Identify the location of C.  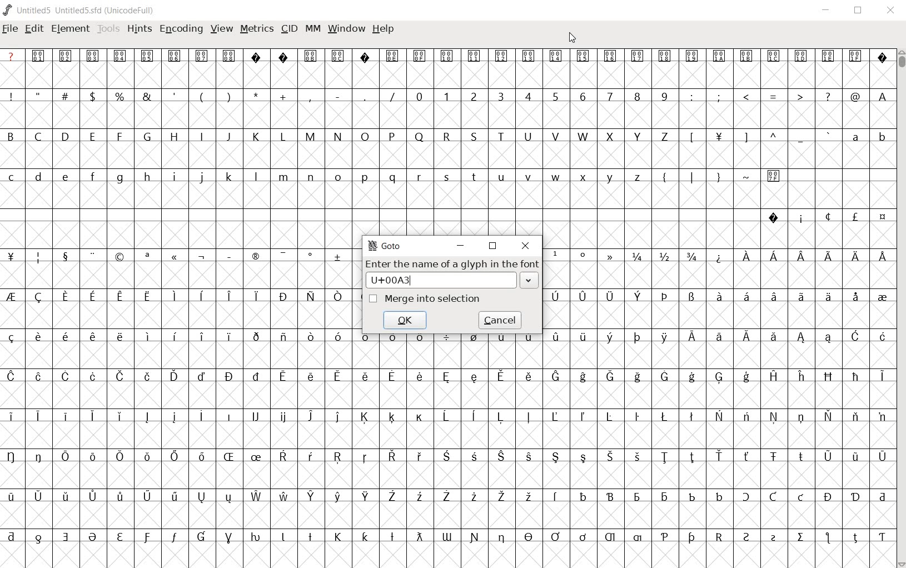
(39, 137).